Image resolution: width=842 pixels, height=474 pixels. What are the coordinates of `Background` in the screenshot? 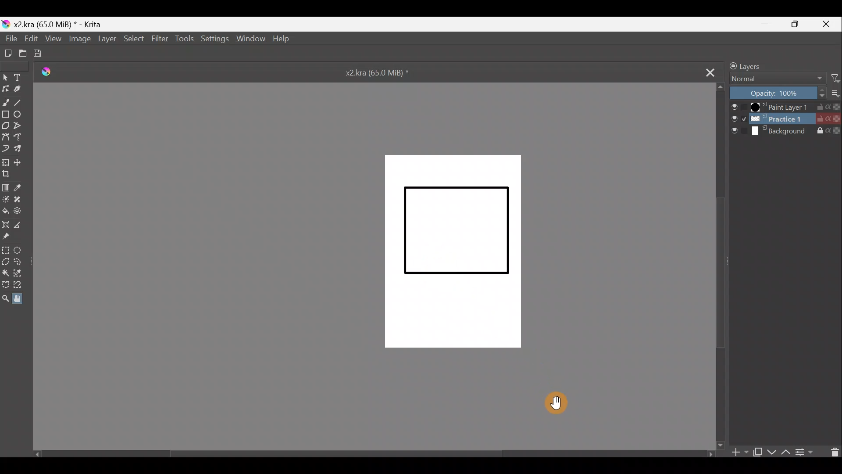 It's located at (786, 132).